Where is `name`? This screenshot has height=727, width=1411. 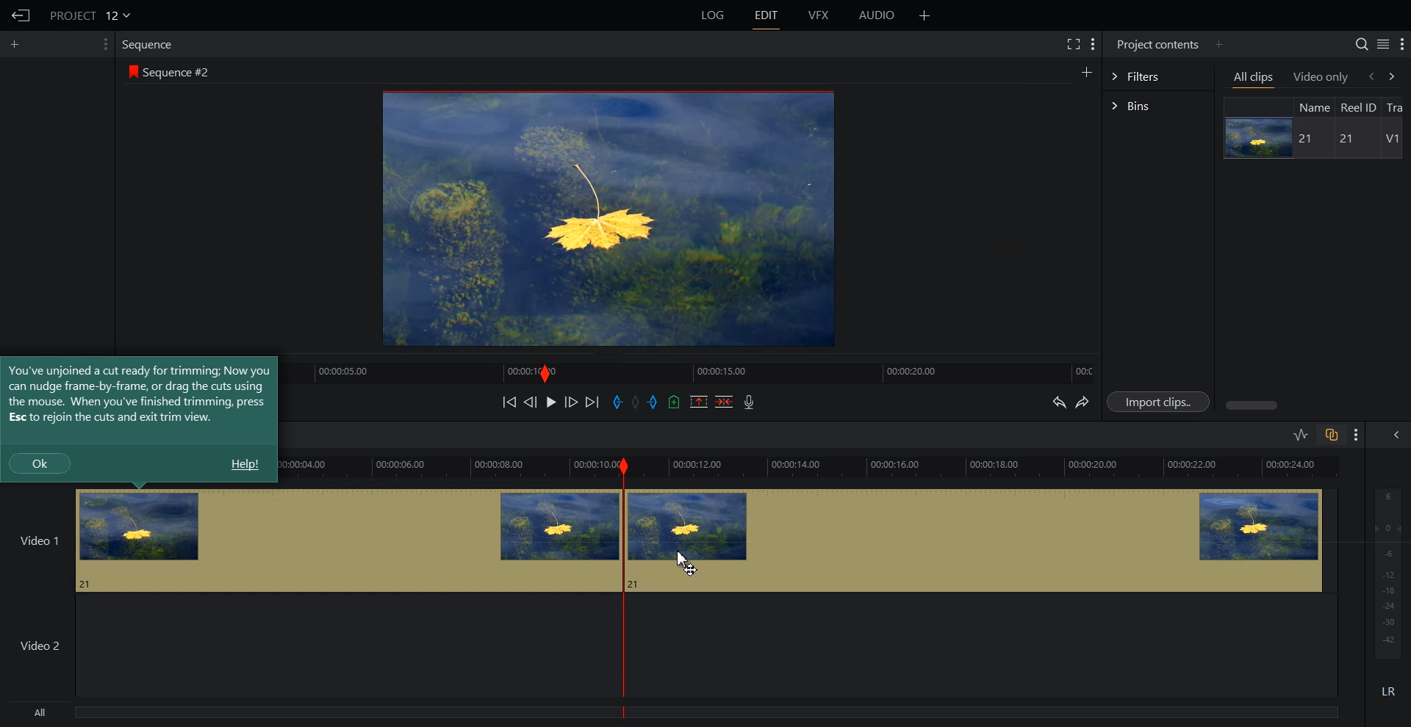 name is located at coordinates (1313, 106).